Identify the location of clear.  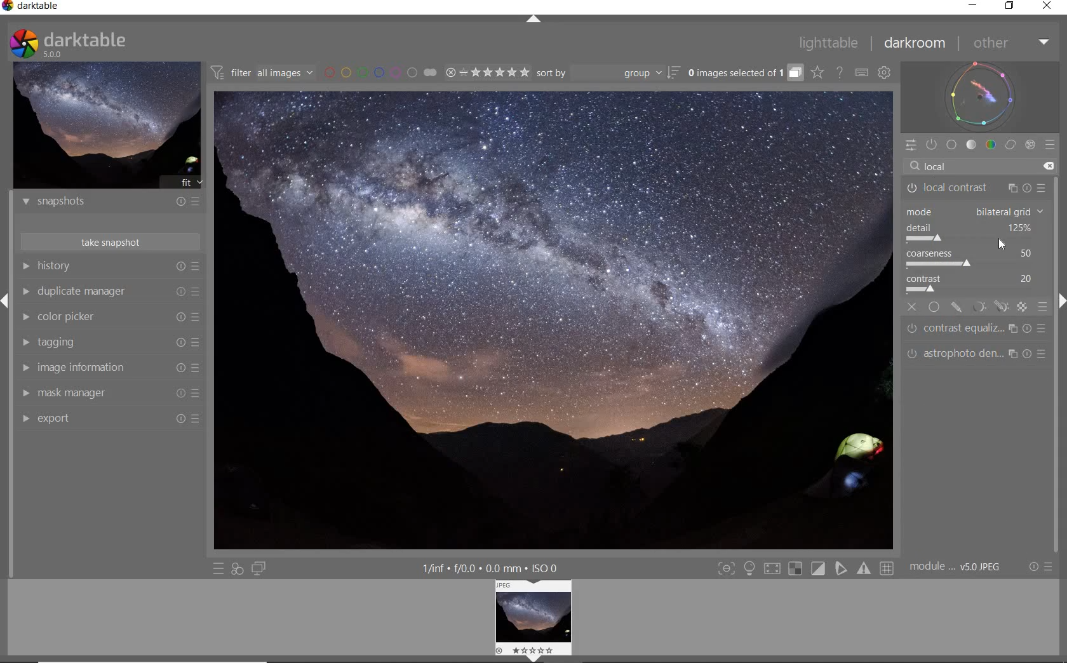
(1051, 163).